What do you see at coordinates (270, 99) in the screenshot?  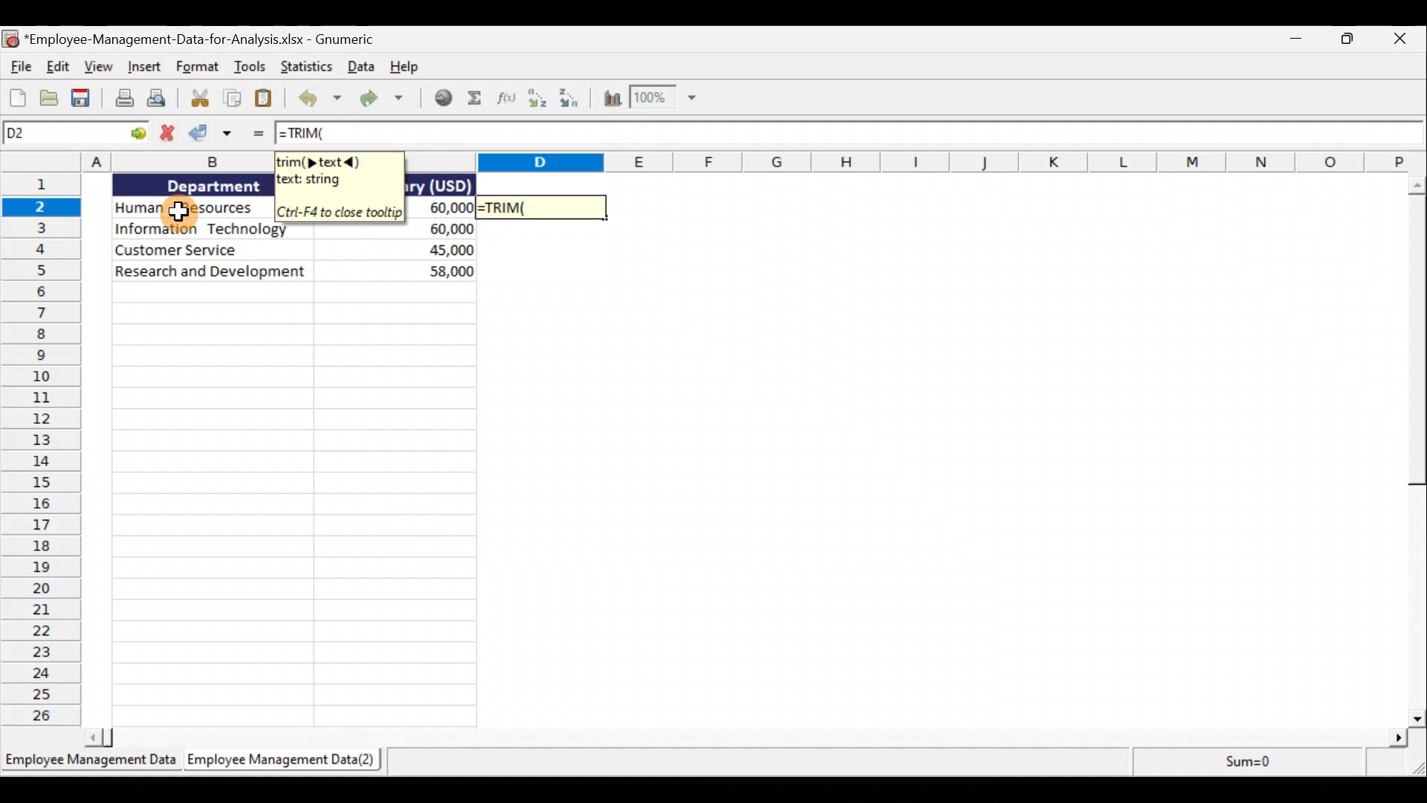 I see `Paste the clipboard` at bounding box center [270, 99].